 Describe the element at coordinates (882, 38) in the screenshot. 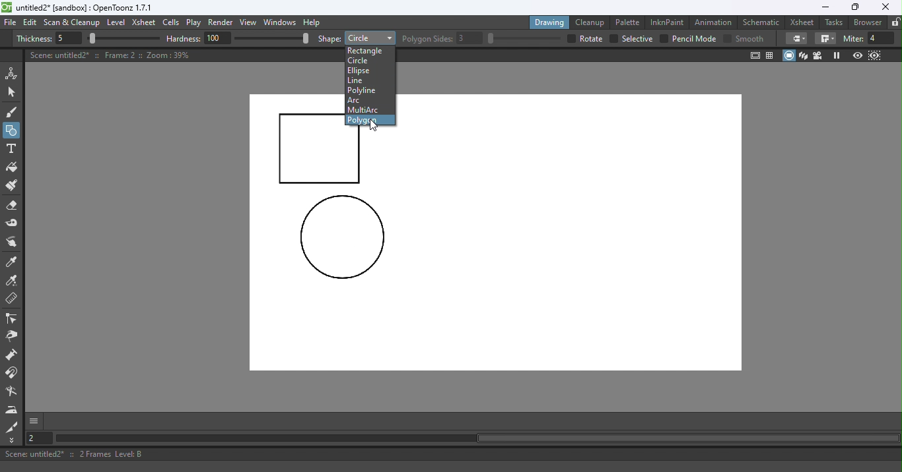

I see `4` at that location.